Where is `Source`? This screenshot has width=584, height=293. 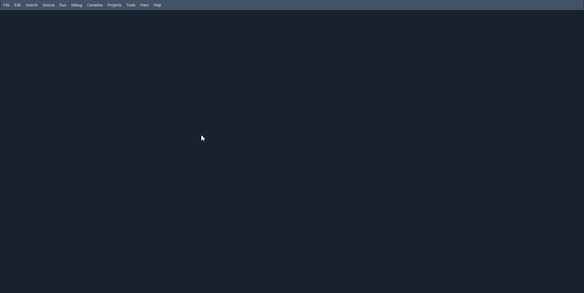 Source is located at coordinates (49, 5).